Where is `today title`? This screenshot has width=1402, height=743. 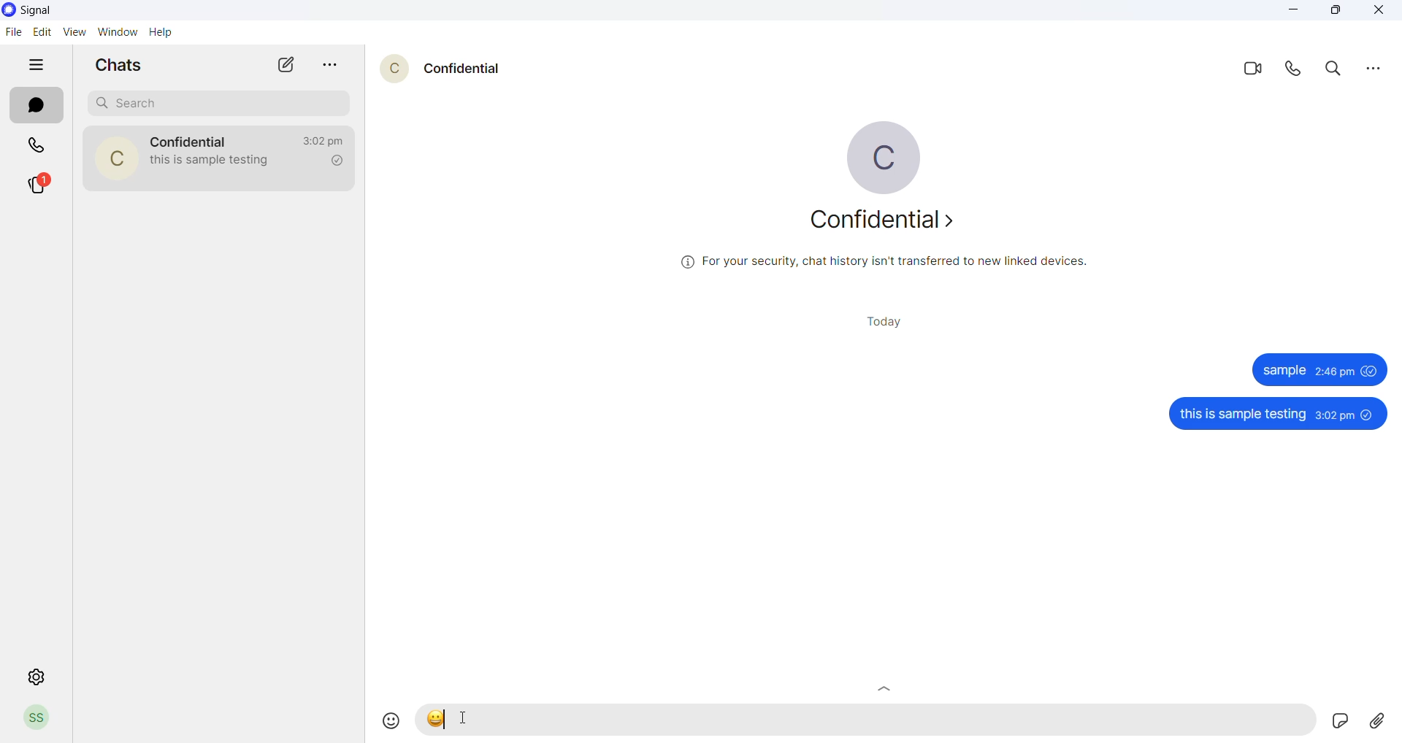 today title is located at coordinates (887, 321).